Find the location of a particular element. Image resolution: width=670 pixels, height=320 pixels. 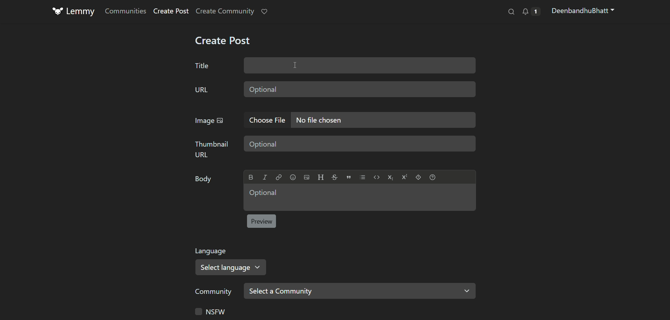

logo and title is located at coordinates (74, 12).